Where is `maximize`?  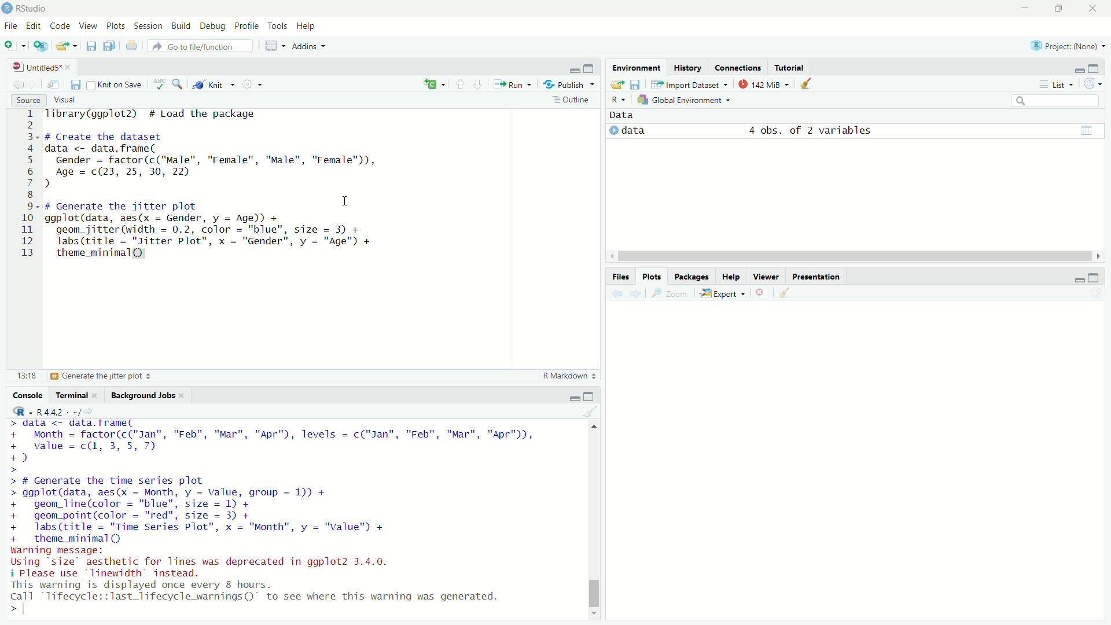 maximize is located at coordinates (1101, 68).